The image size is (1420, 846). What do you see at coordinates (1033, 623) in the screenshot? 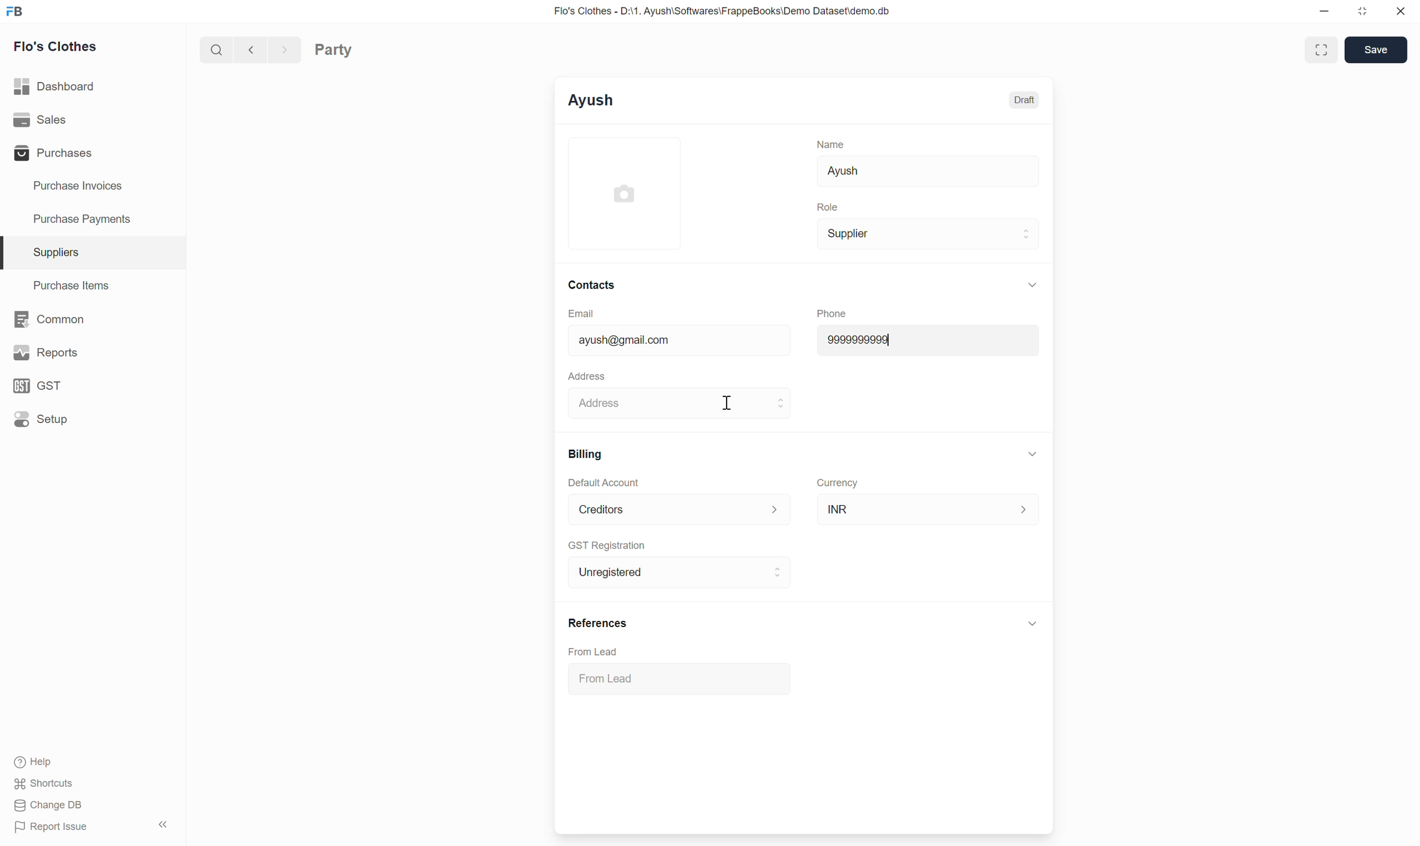
I see `Click to collapse` at bounding box center [1033, 623].